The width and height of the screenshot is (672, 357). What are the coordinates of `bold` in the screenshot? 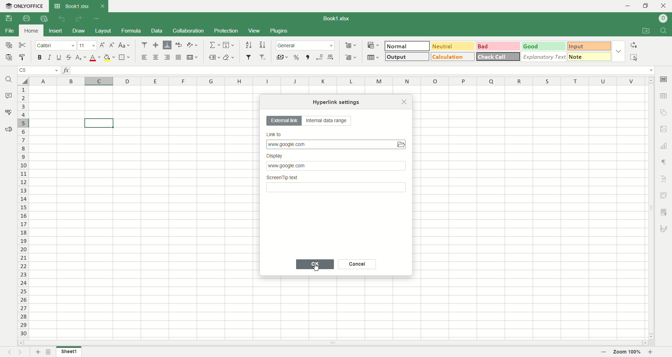 It's located at (41, 58).